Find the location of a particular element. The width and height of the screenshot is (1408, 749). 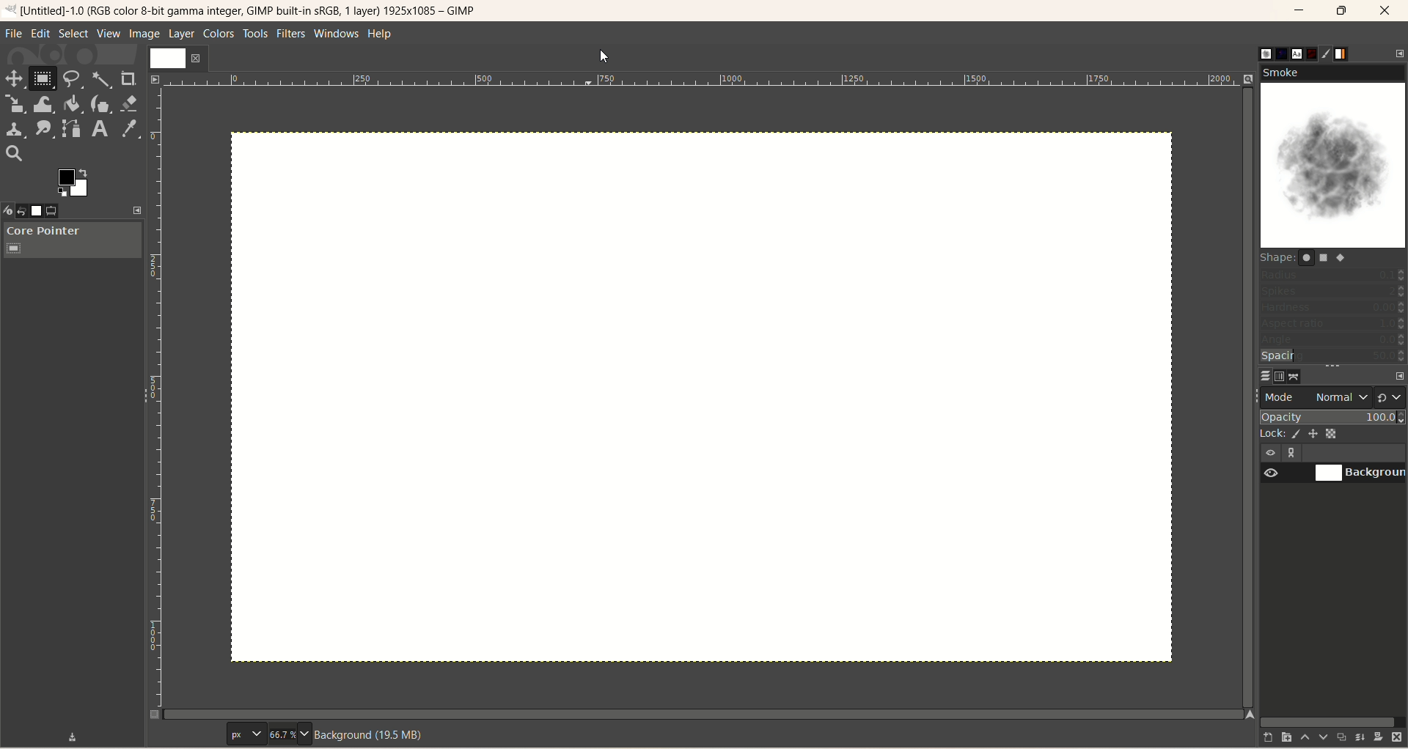

shape is located at coordinates (1310, 257).